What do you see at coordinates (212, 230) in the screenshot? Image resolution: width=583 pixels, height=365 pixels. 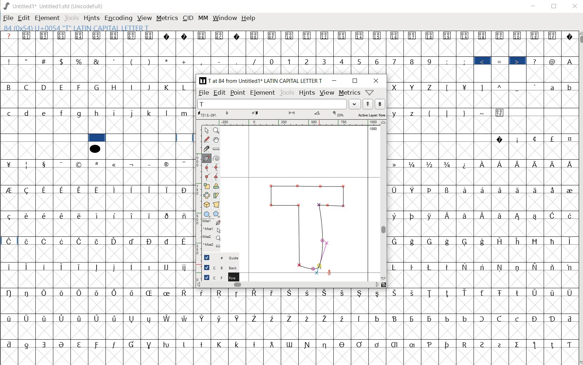 I see `Mouse left button + Ctrl` at bounding box center [212, 230].